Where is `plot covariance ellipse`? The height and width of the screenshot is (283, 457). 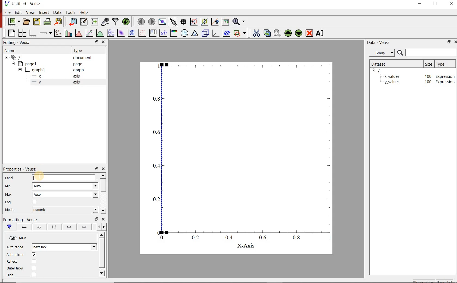 plot covariance ellipse is located at coordinates (226, 33).